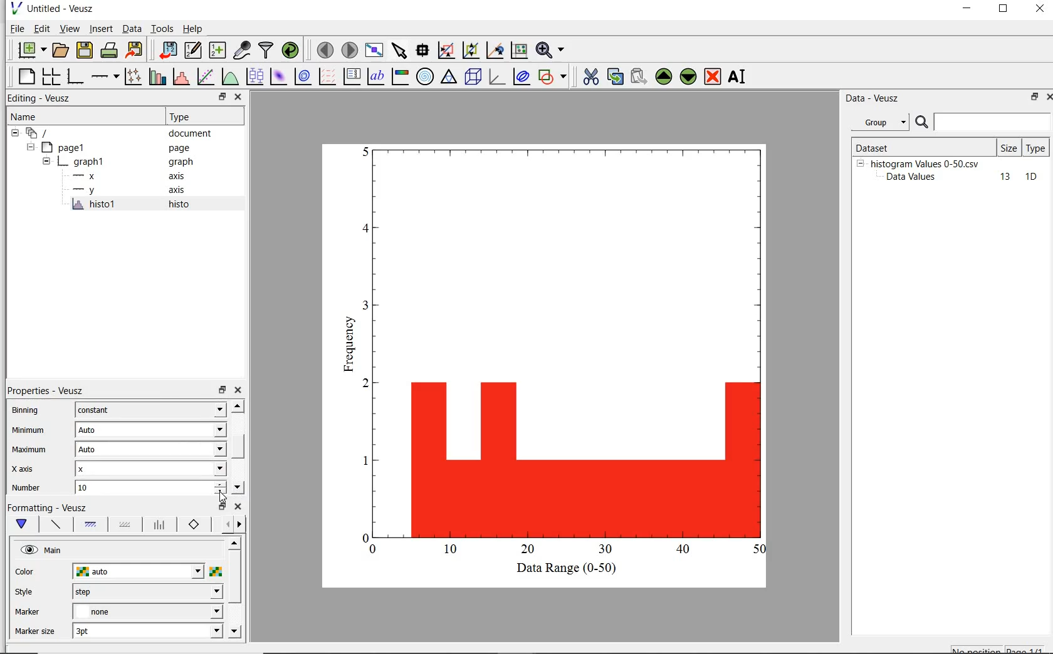  What do you see at coordinates (193, 49) in the screenshot?
I see `edit and create new datasets` at bounding box center [193, 49].